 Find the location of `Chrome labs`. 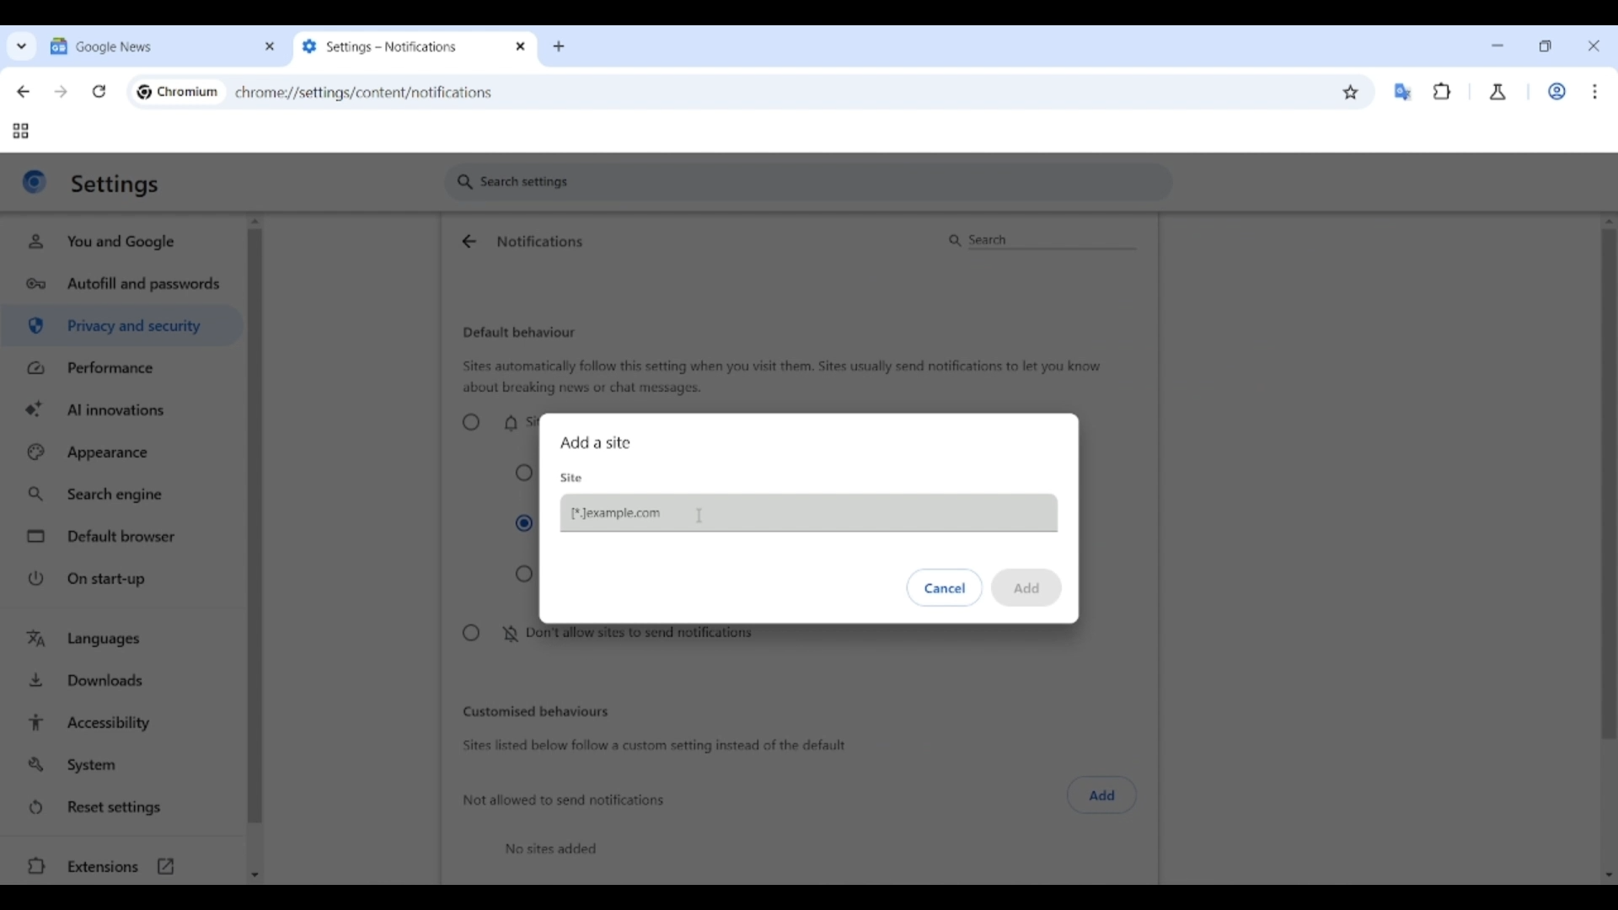

Chrome labs is located at coordinates (1498, 92).